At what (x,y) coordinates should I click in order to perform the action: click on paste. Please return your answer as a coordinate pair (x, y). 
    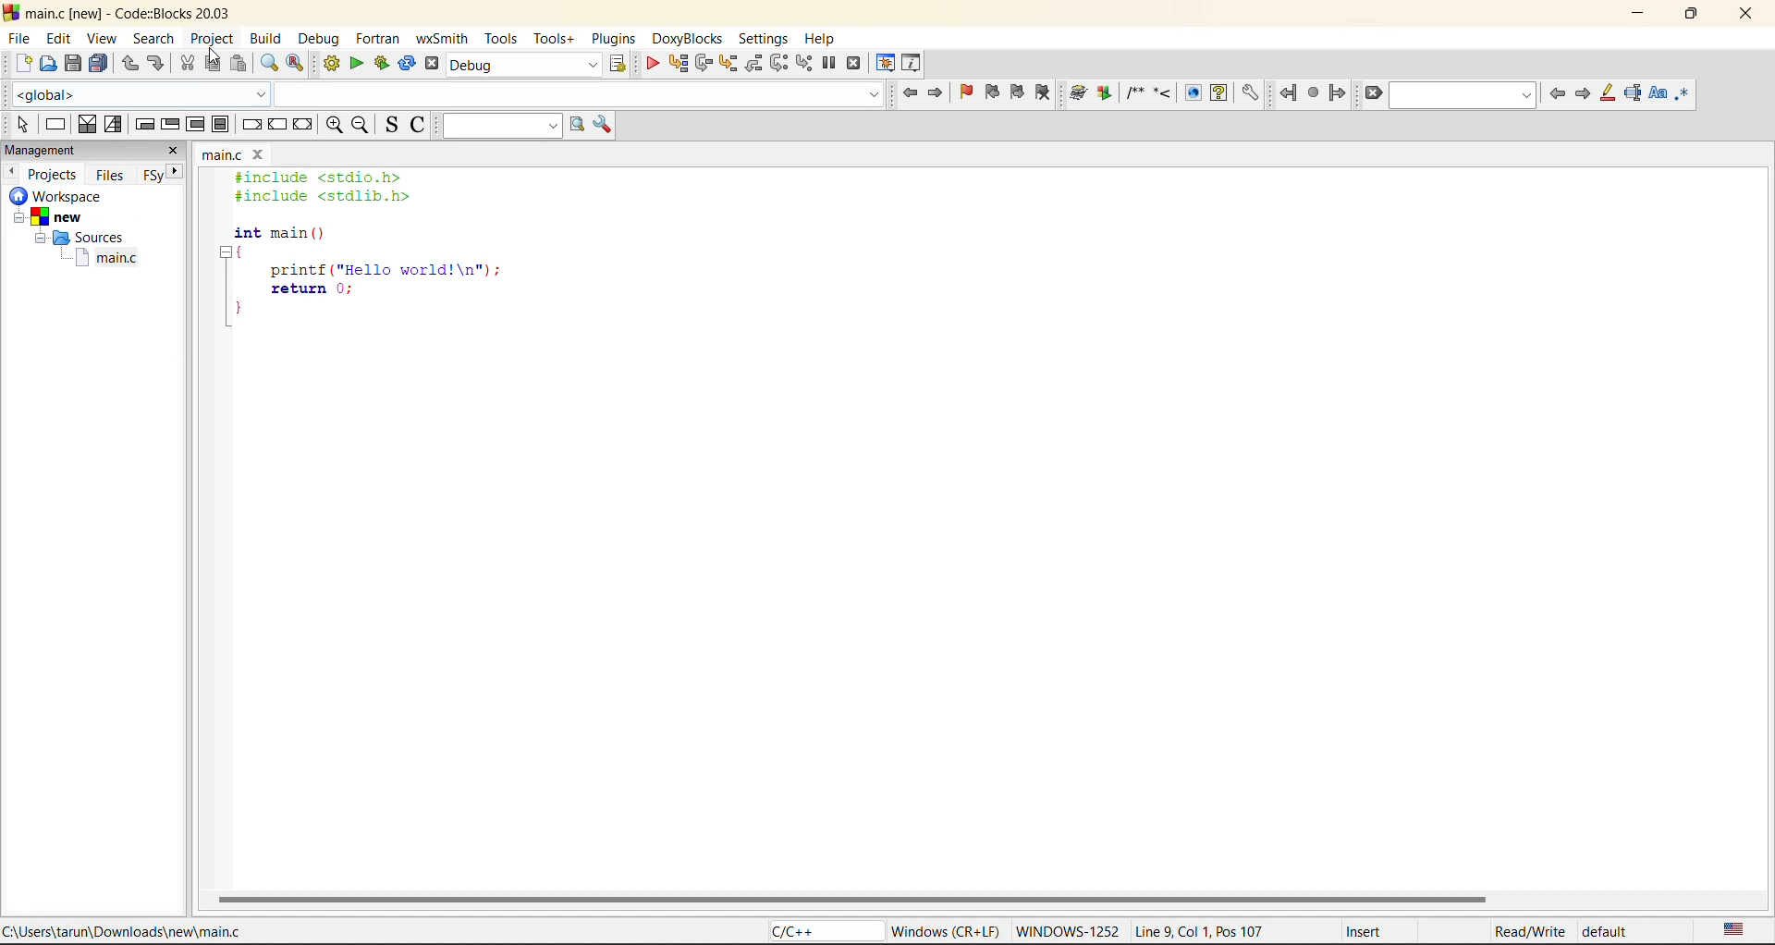
    Looking at the image, I should click on (241, 65).